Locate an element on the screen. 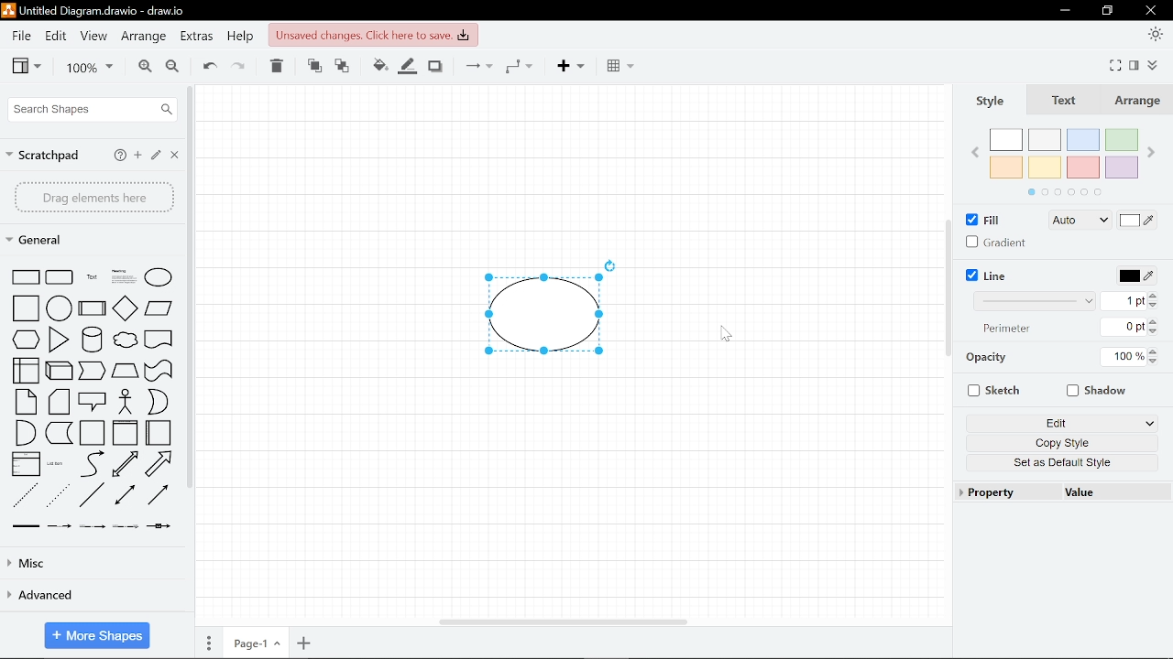 This screenshot has width=1173, height=659. list item is located at coordinates (56, 463).